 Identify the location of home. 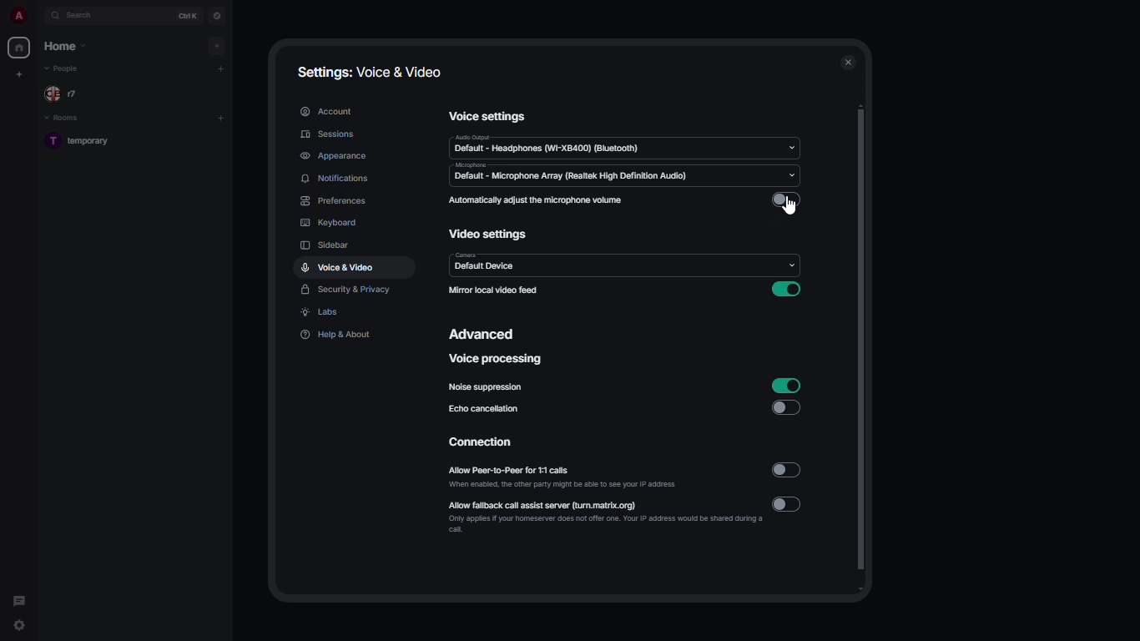
(20, 48).